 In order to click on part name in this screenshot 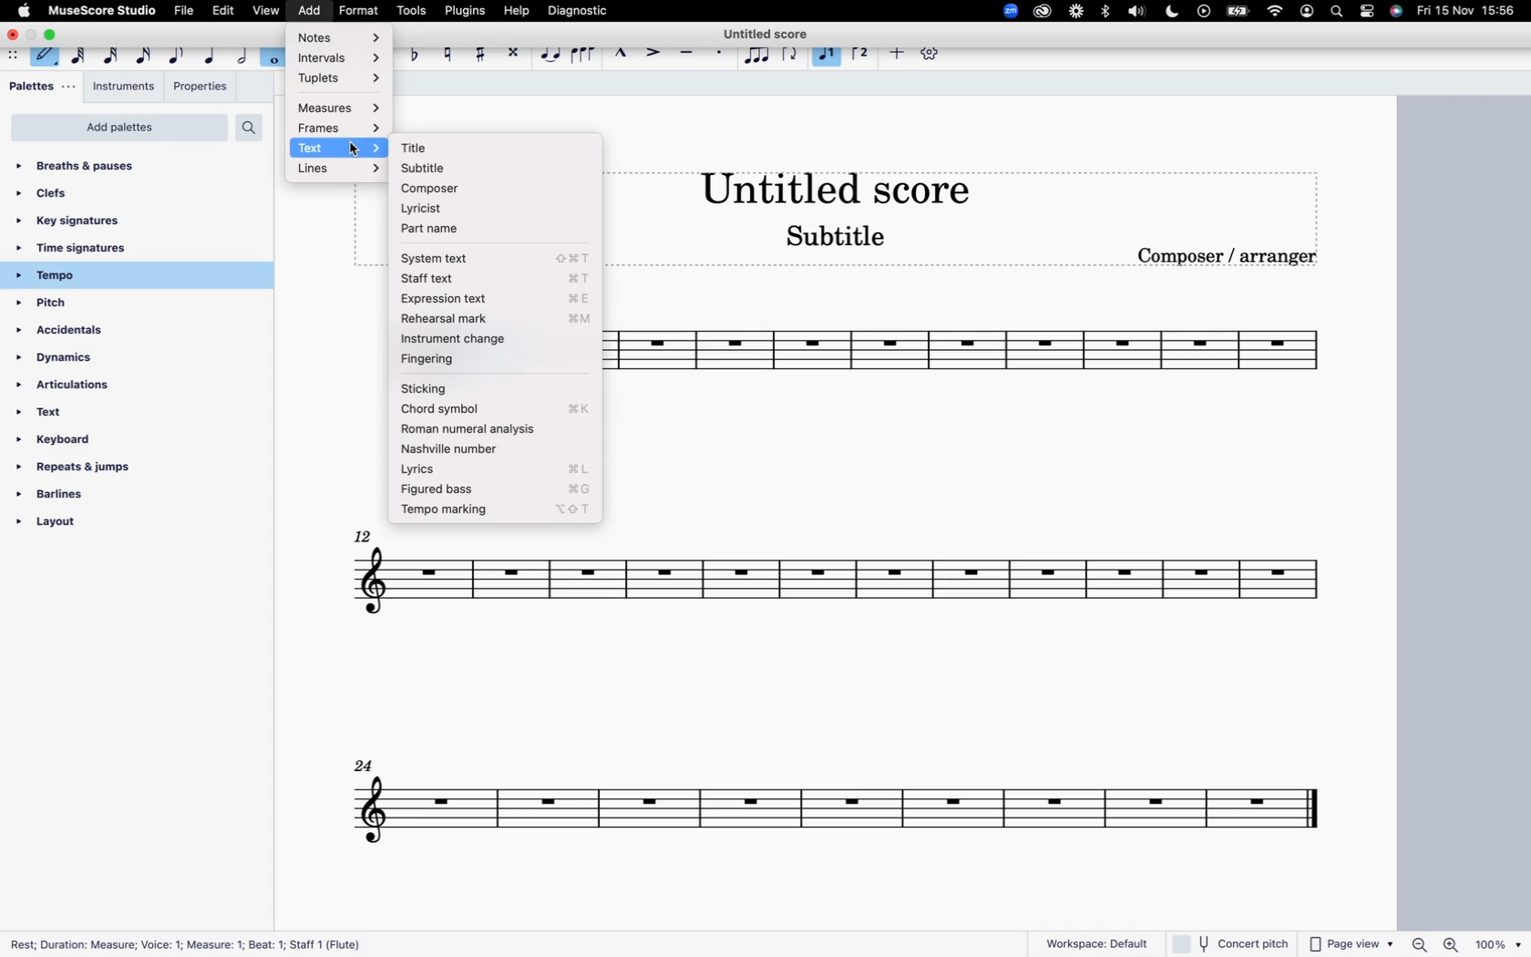, I will do `click(459, 230)`.